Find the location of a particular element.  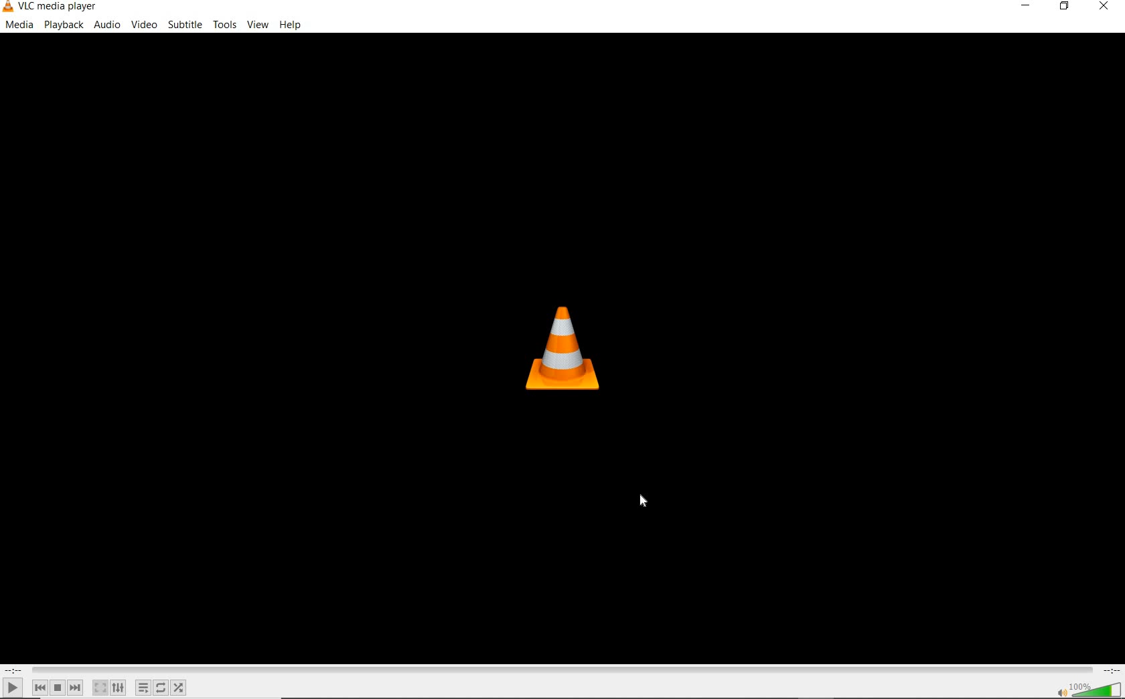

subtitle is located at coordinates (185, 25).